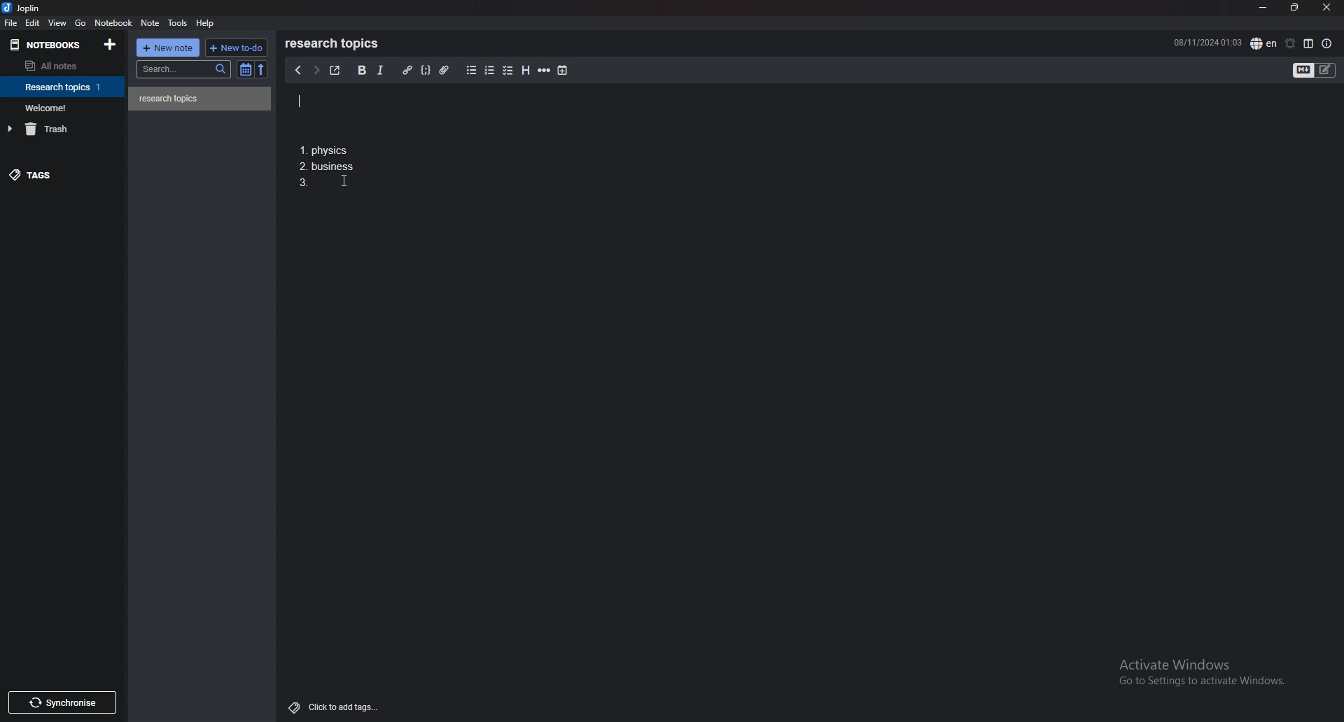 The height and width of the screenshot is (722, 1344). I want to click on bold, so click(360, 70).